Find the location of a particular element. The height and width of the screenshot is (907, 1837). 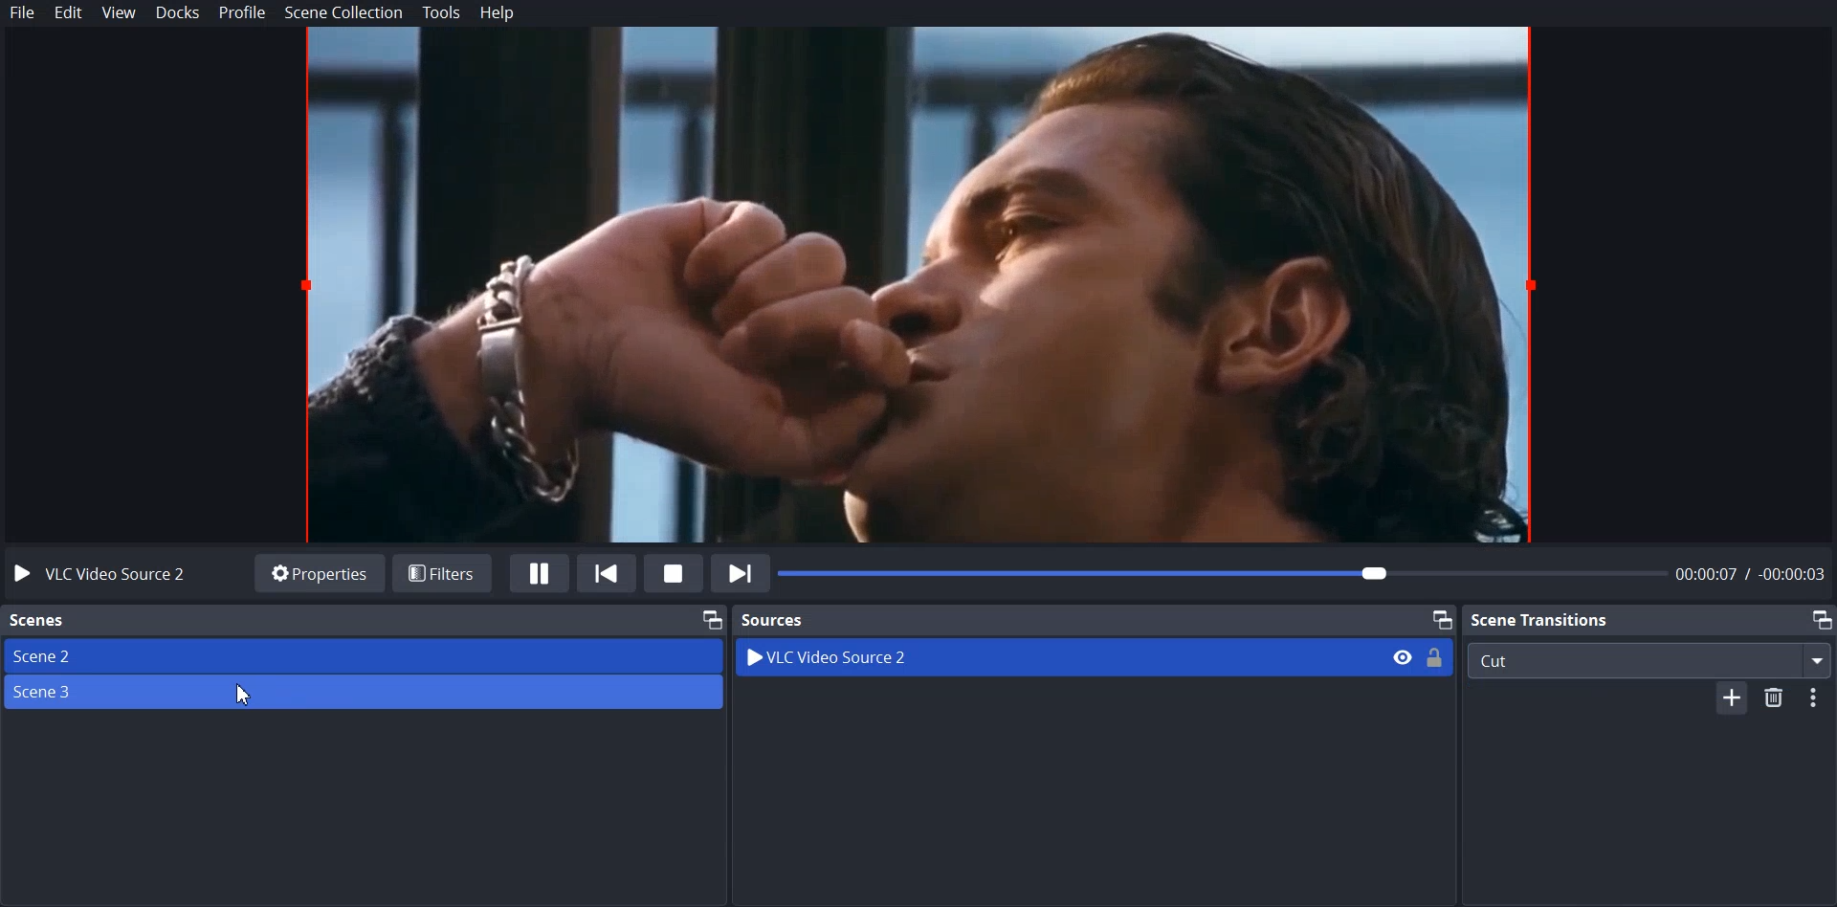

Cut is located at coordinates (1649, 660).